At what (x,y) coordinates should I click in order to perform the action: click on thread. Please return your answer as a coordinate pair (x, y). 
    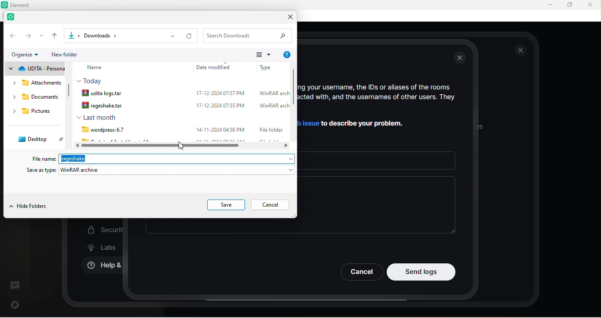
    Looking at the image, I should click on (15, 285).